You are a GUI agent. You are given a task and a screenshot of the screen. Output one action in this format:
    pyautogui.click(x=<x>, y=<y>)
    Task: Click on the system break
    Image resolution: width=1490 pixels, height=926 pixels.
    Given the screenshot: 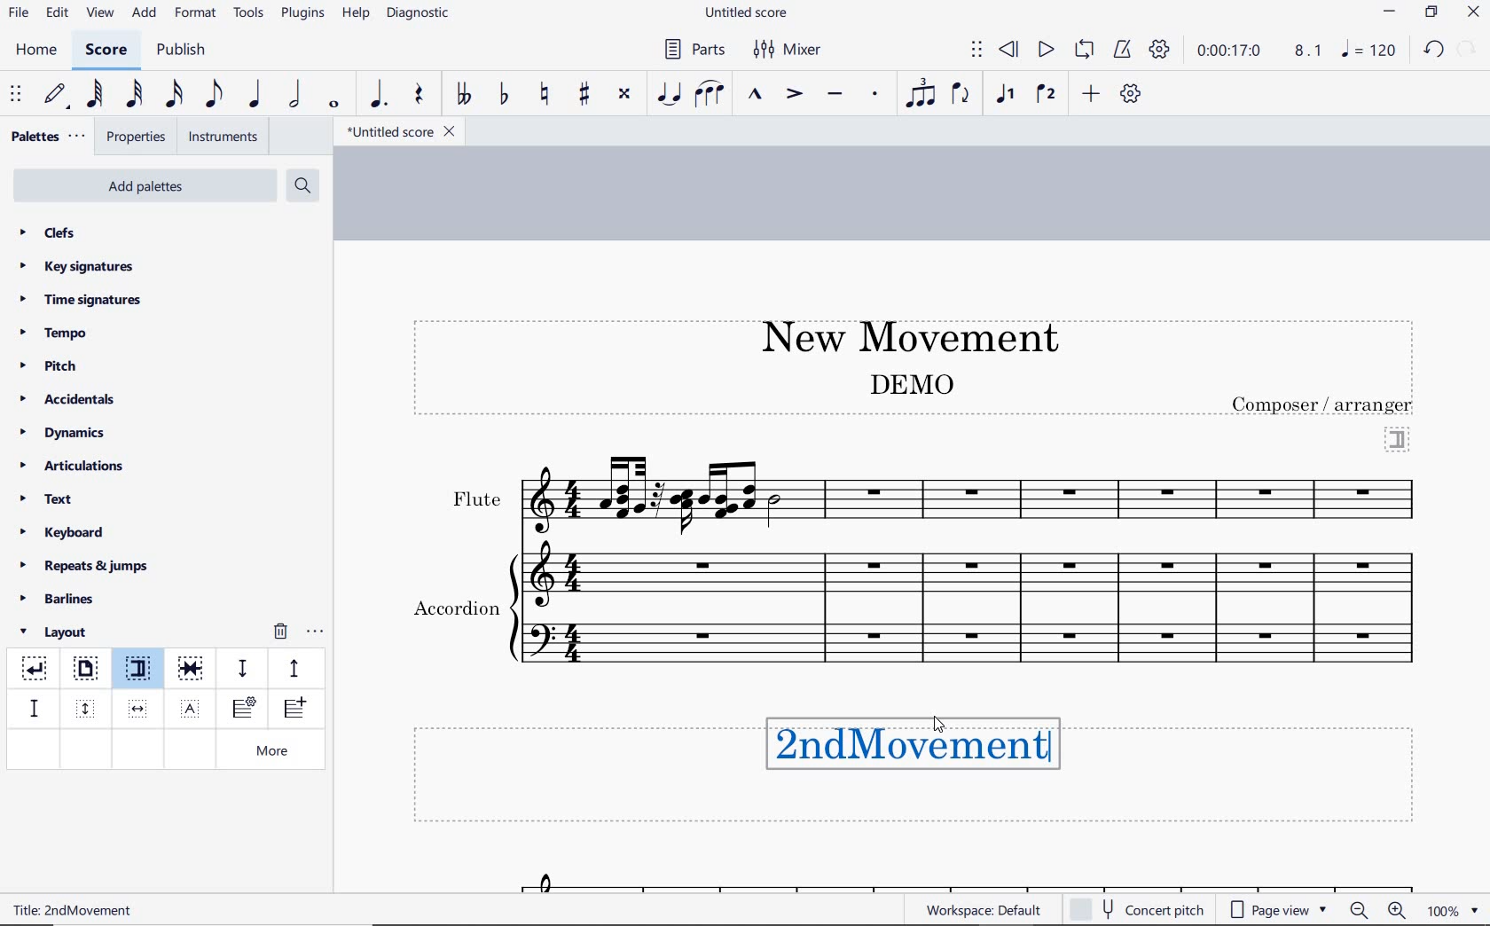 What is the action you would take?
    pyautogui.click(x=35, y=665)
    